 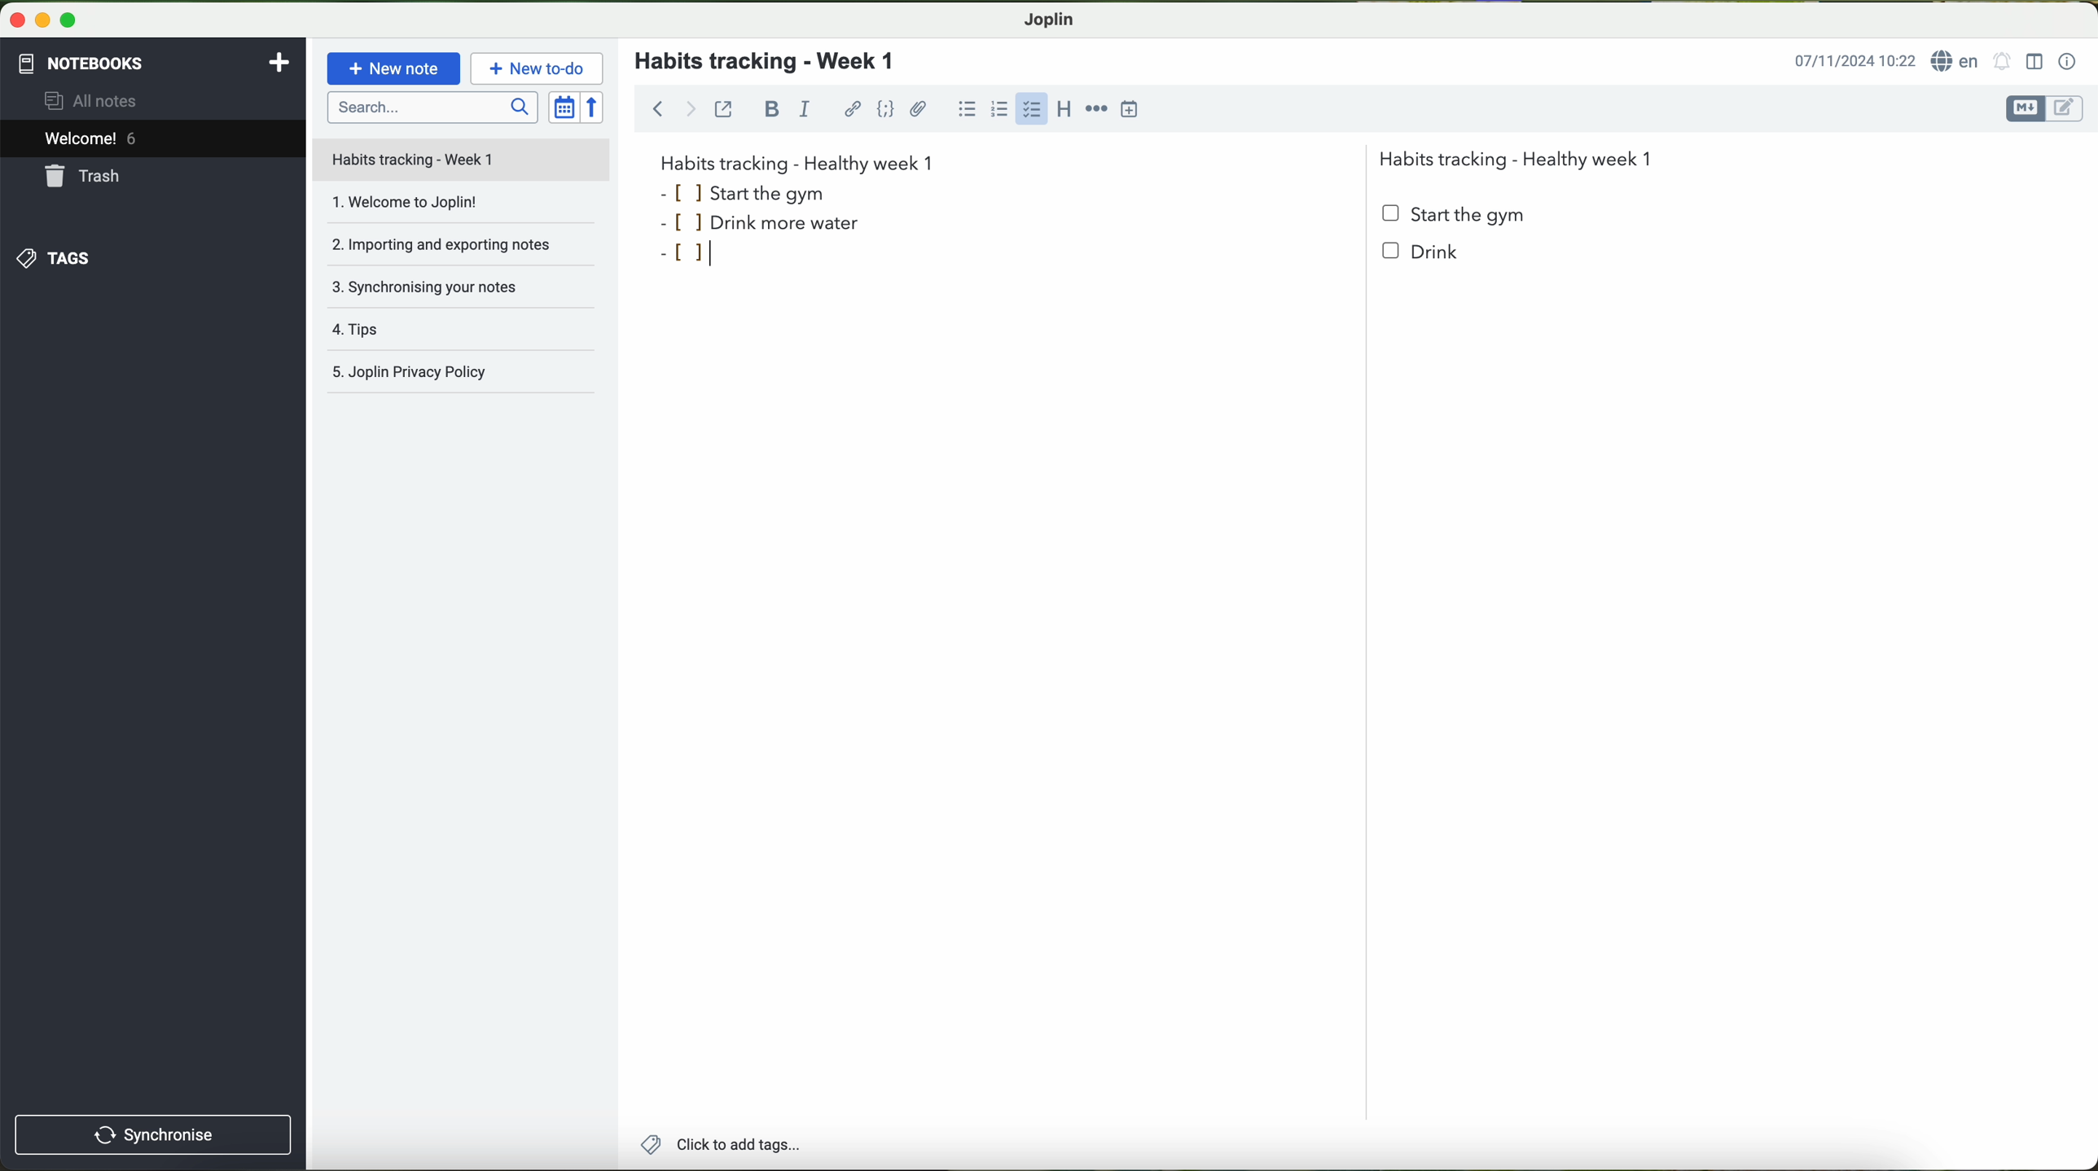 I want to click on forward, so click(x=691, y=108).